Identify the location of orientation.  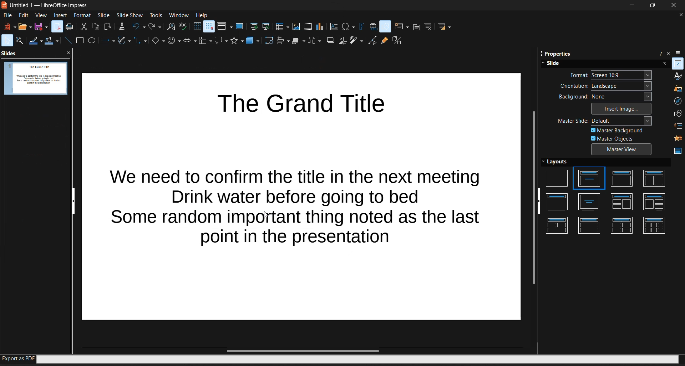
(607, 86).